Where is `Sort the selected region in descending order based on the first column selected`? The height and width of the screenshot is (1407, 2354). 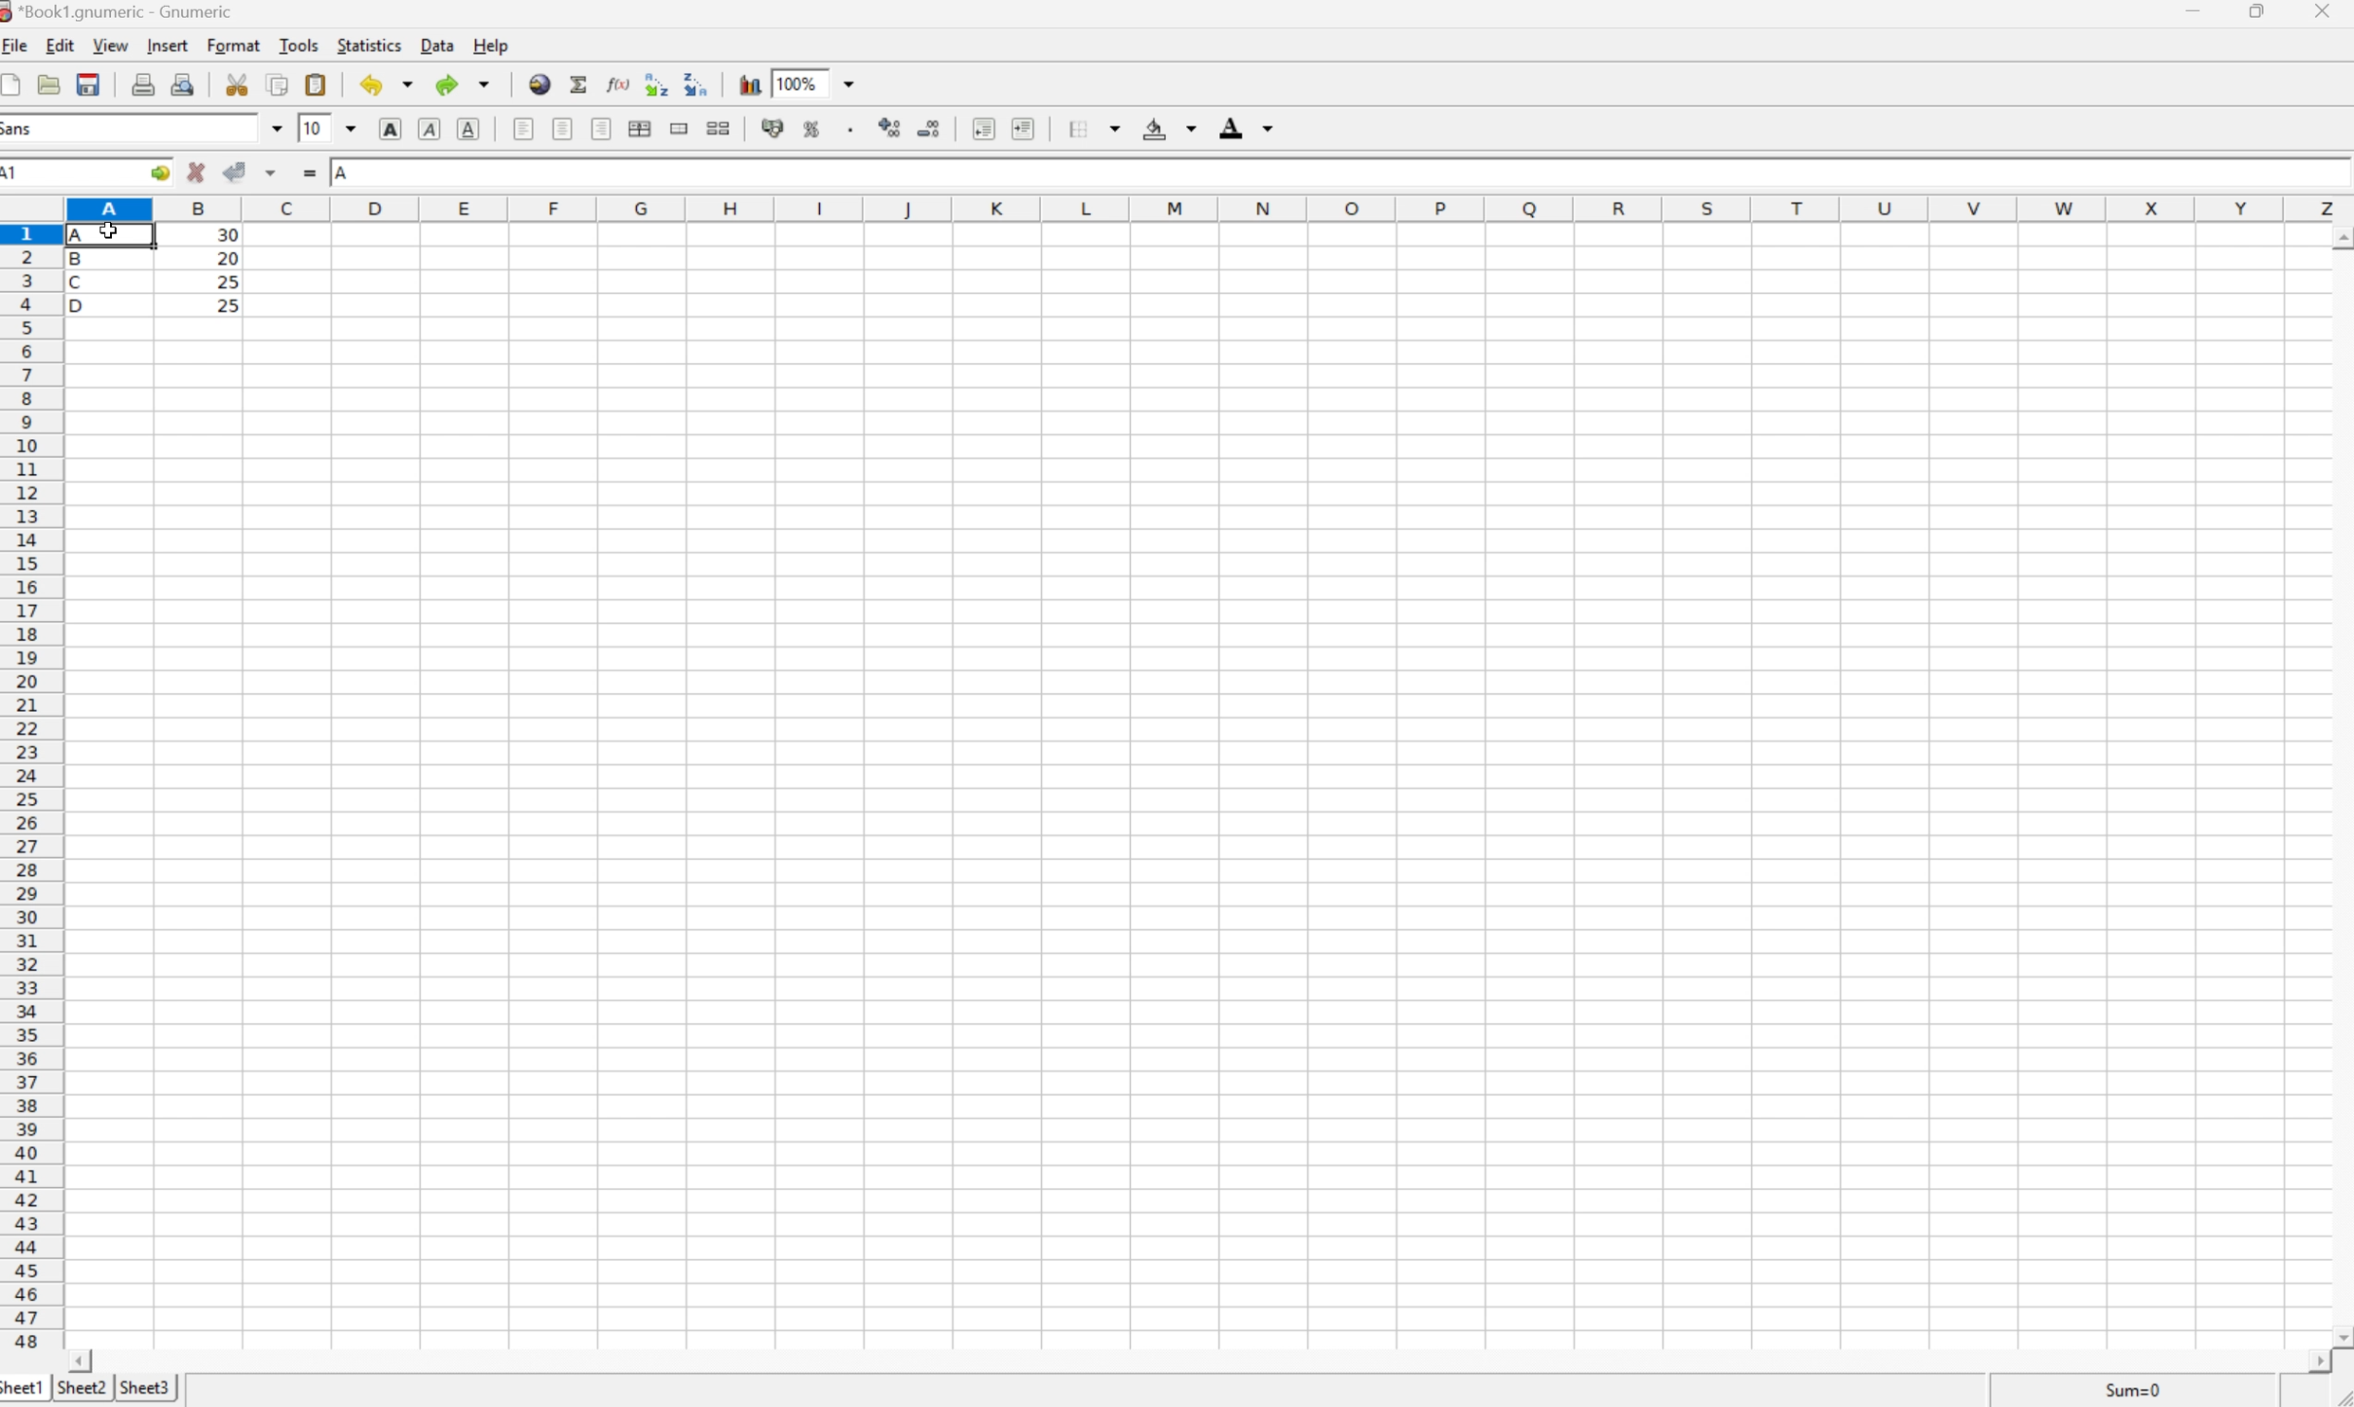 Sort the selected region in descending order based on the first column selected is located at coordinates (655, 82).